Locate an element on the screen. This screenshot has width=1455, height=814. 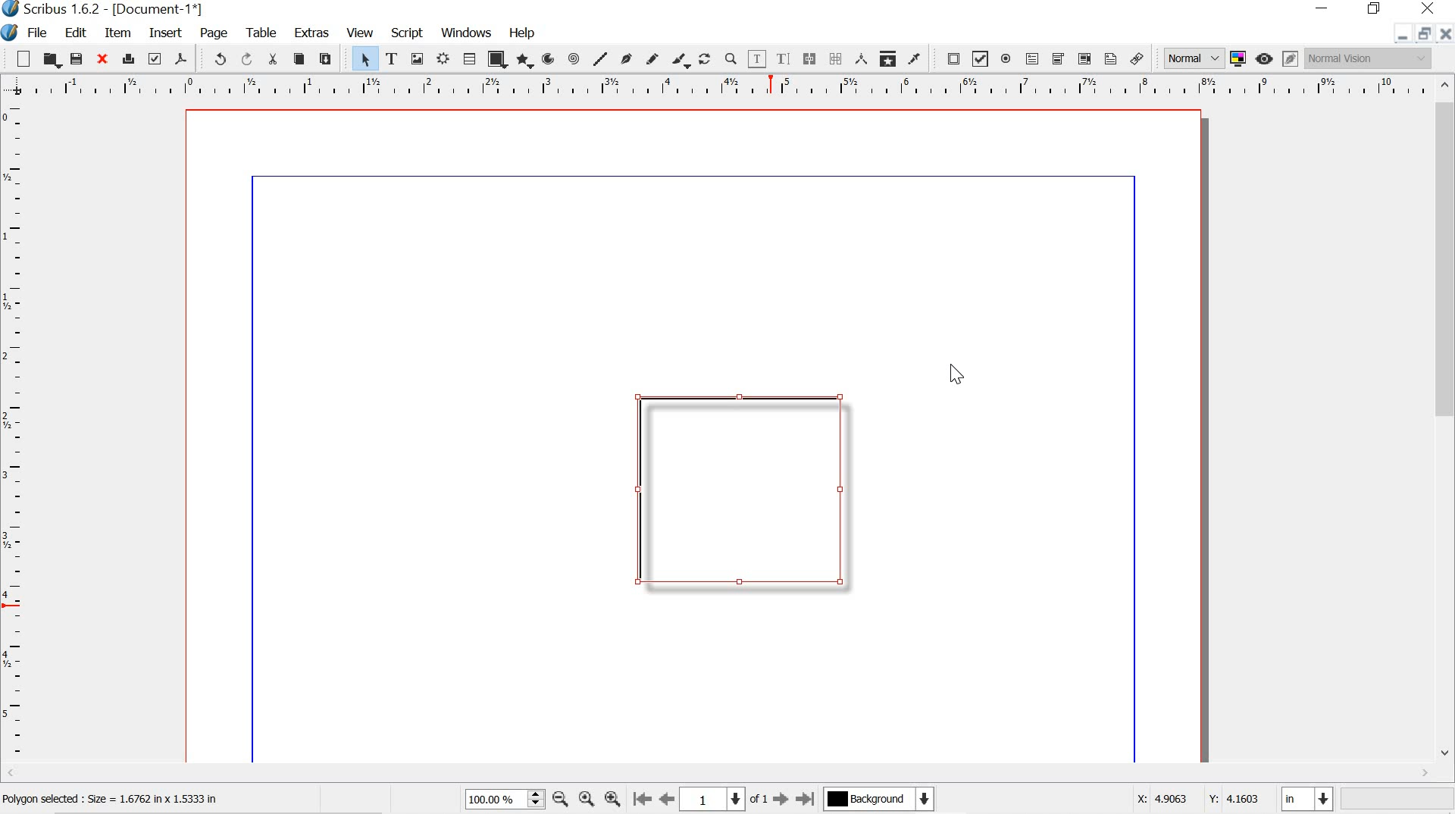
CLOSE is located at coordinates (1446, 34).